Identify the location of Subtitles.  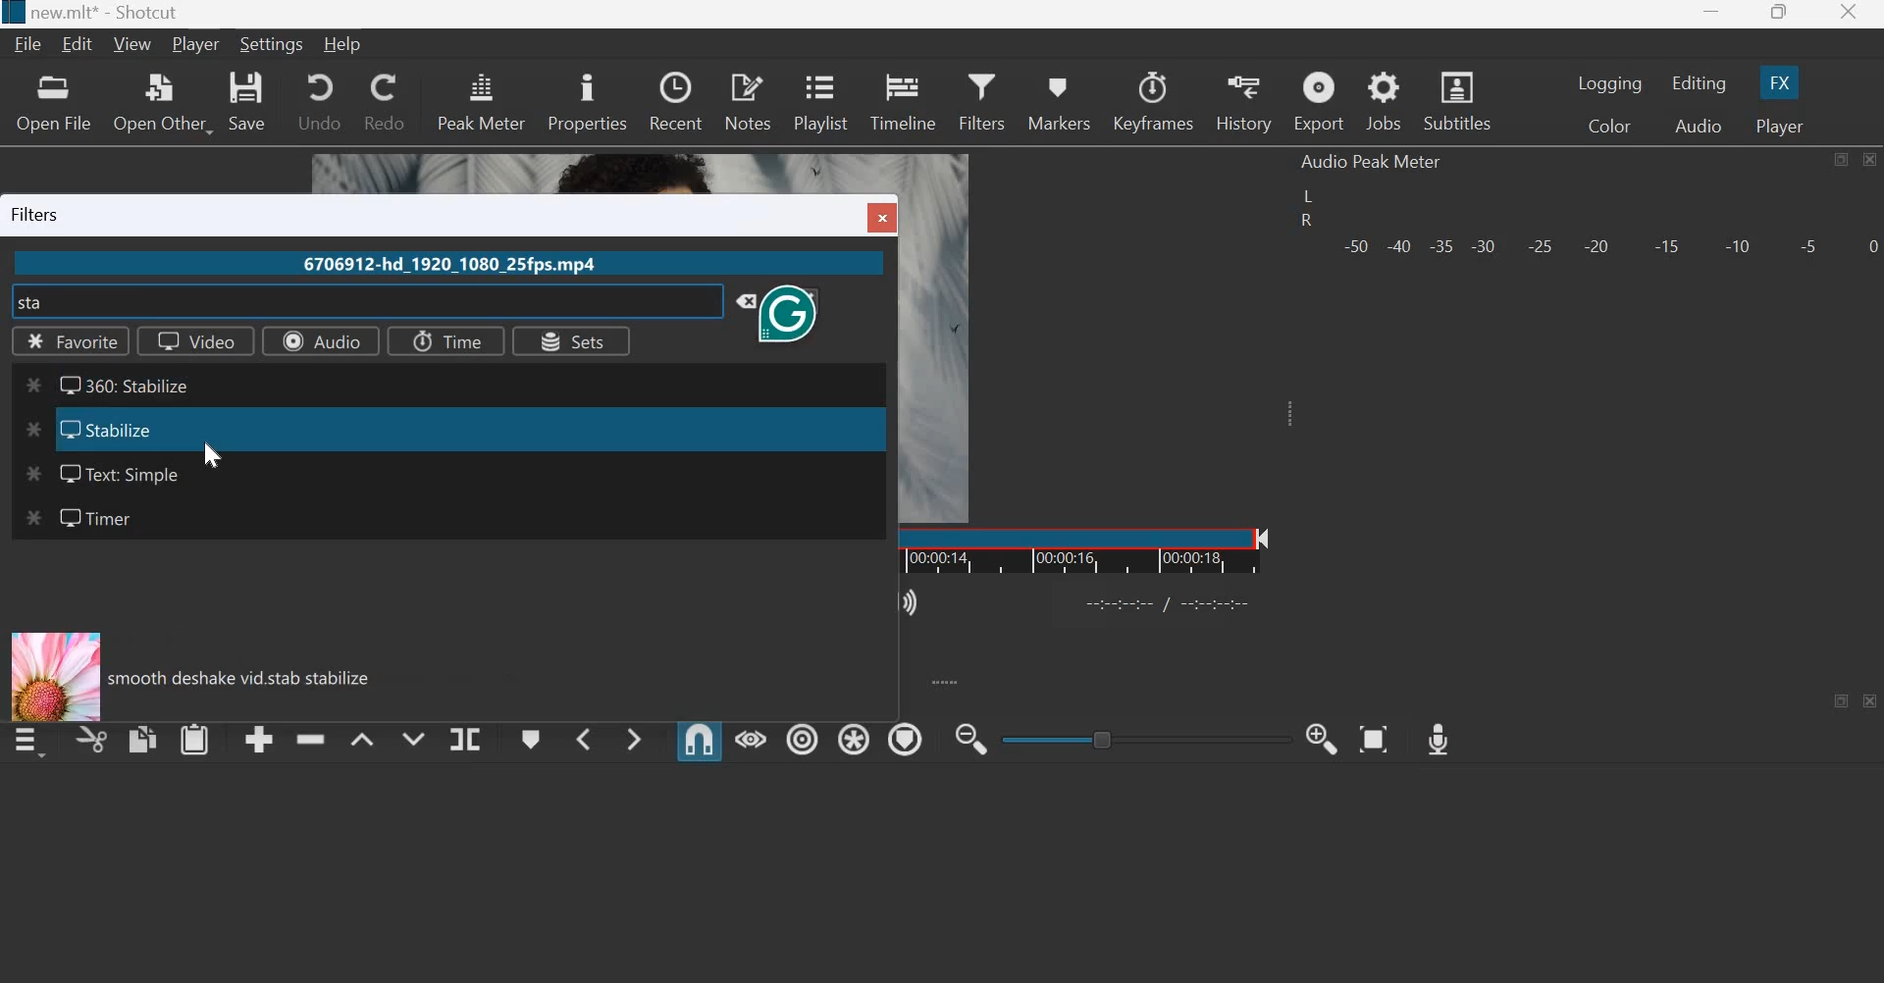
(1457, 100).